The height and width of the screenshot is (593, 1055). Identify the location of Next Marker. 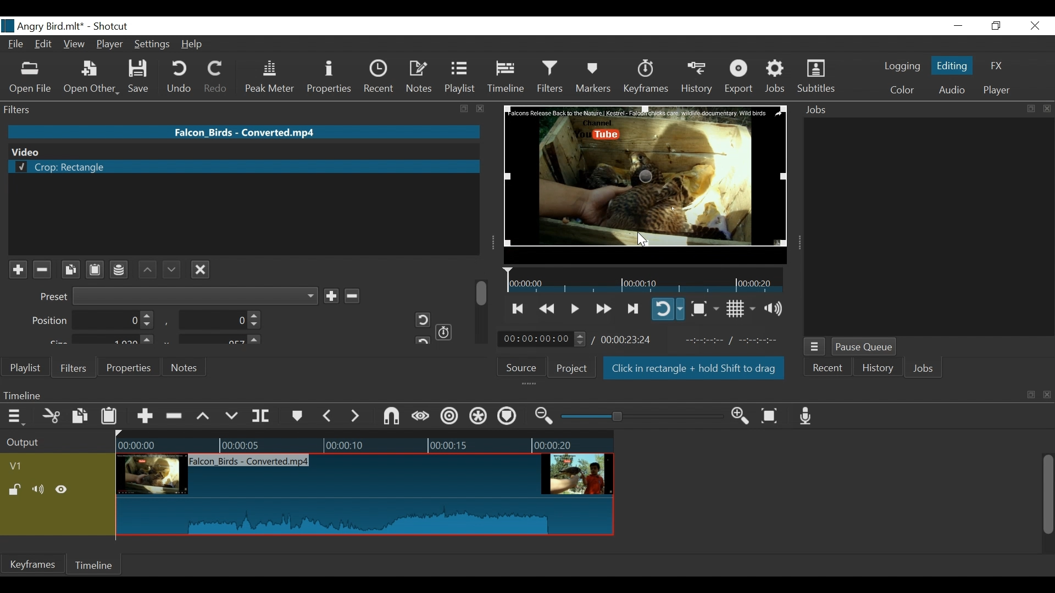
(357, 416).